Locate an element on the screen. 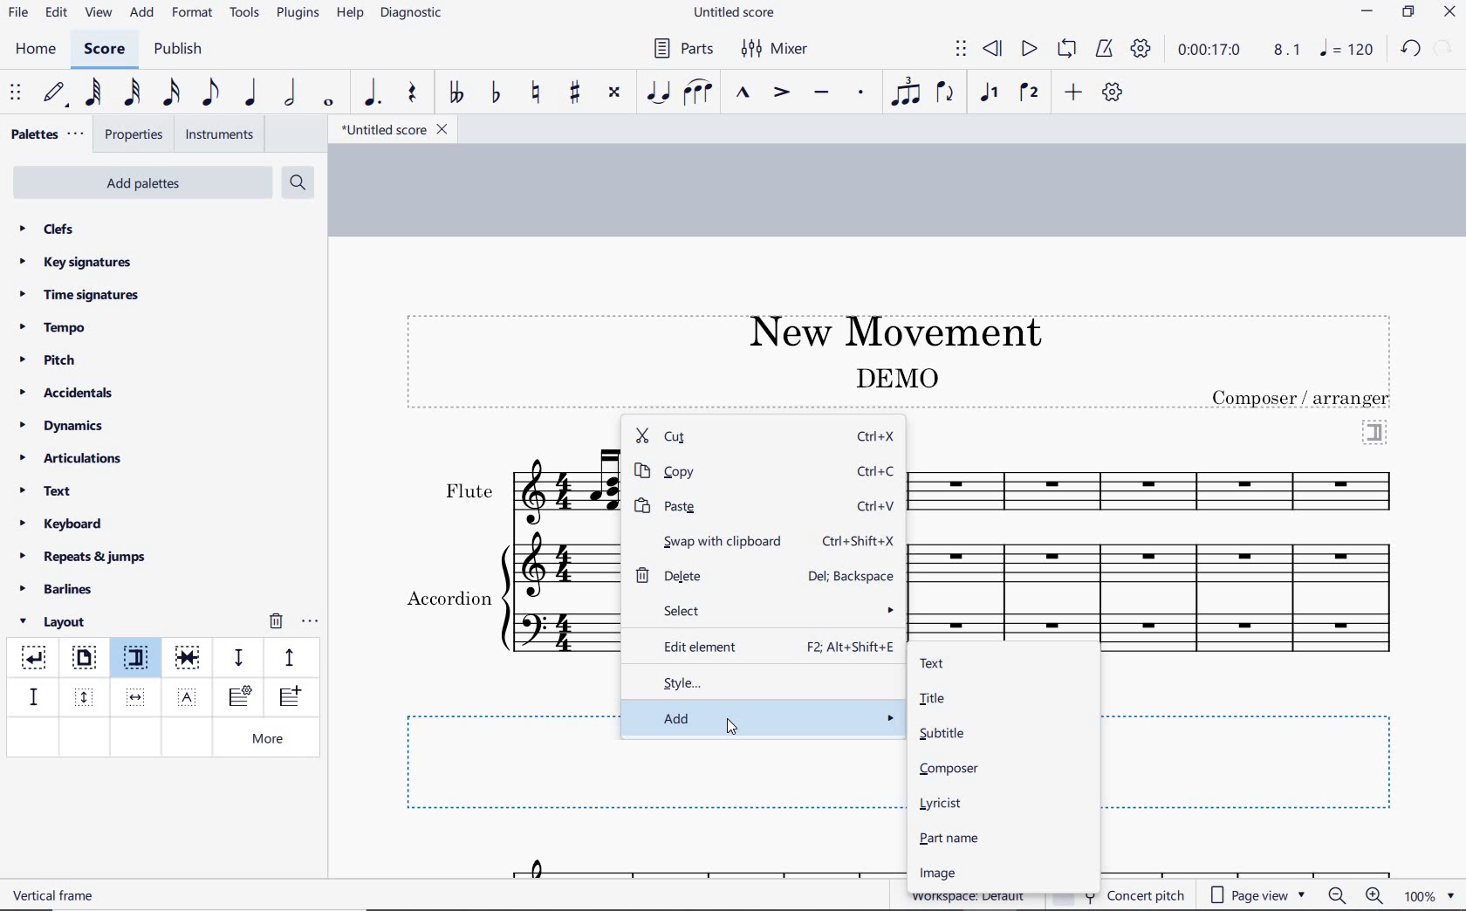  redo is located at coordinates (1445, 47).